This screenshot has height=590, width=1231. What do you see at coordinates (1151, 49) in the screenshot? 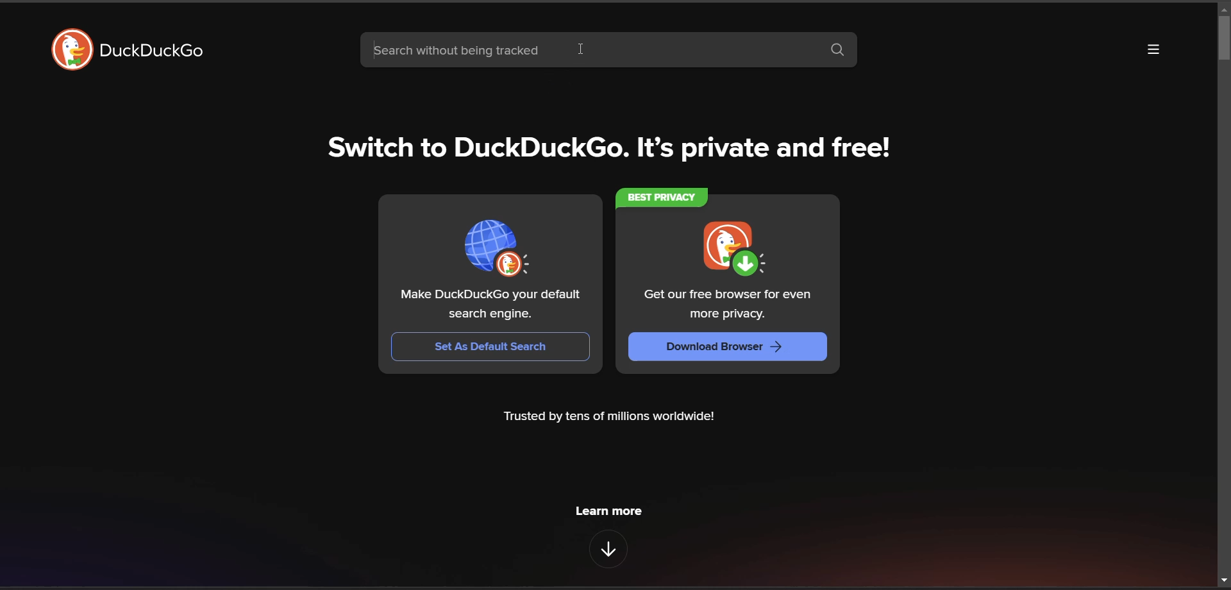
I see `more options` at bounding box center [1151, 49].